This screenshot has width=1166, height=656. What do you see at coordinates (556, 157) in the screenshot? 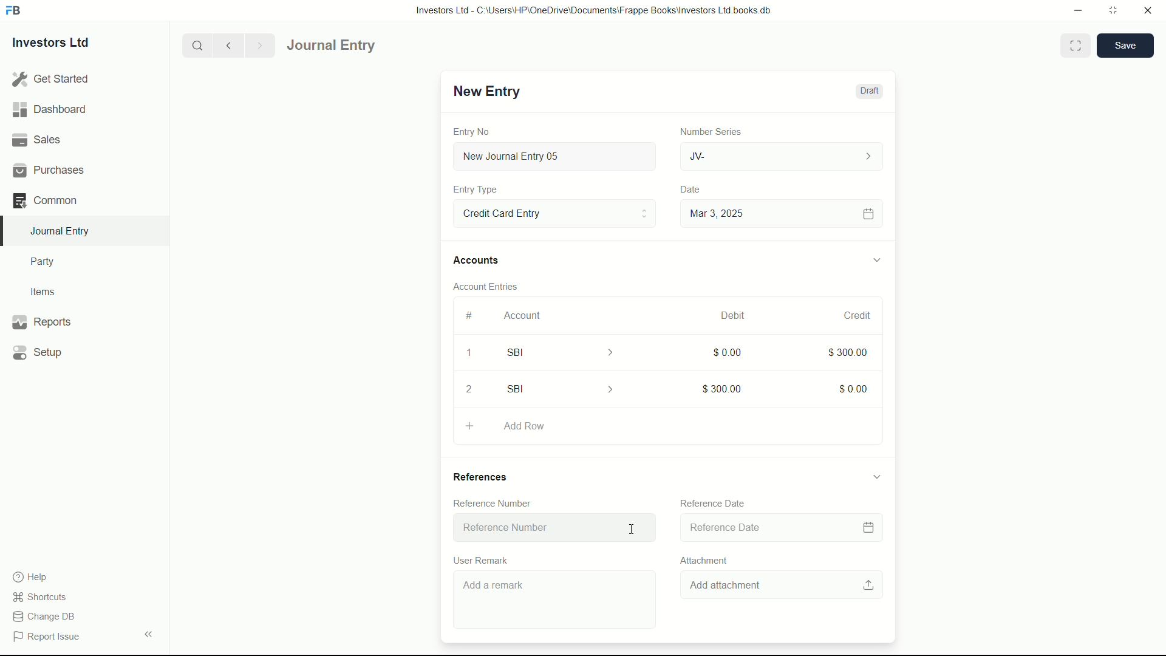
I see `New Journal Entry 05` at bounding box center [556, 157].